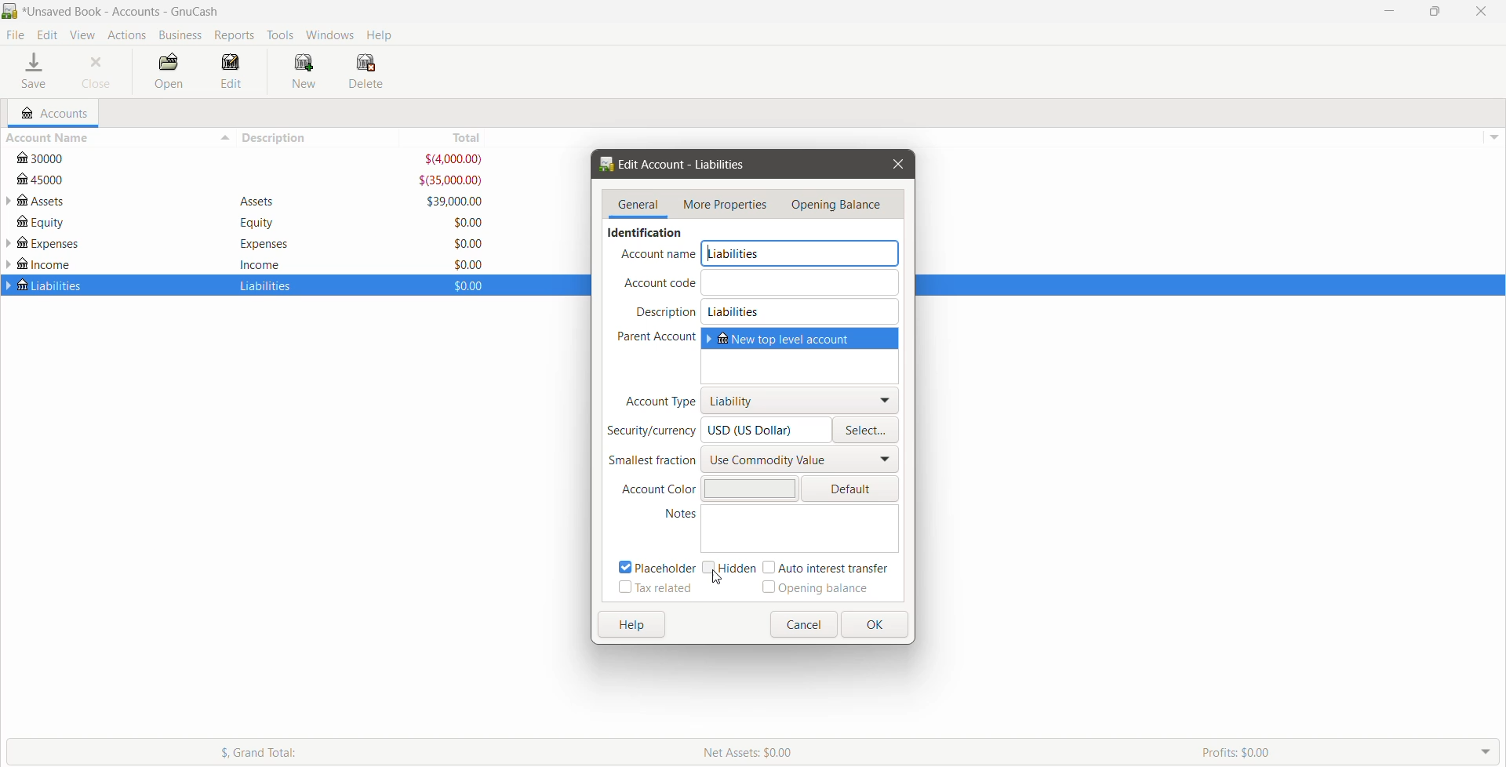 The width and height of the screenshot is (1506, 767). What do you see at coordinates (653, 490) in the screenshot?
I see `Account color` at bounding box center [653, 490].